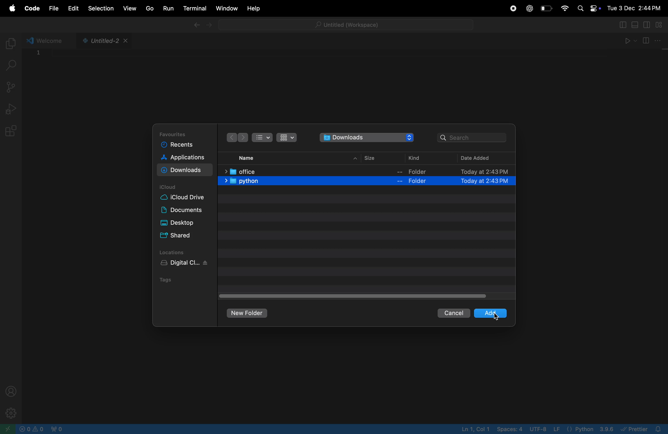 Image resolution: width=668 pixels, height=434 pixels. What do you see at coordinates (547, 8) in the screenshot?
I see `battery` at bounding box center [547, 8].